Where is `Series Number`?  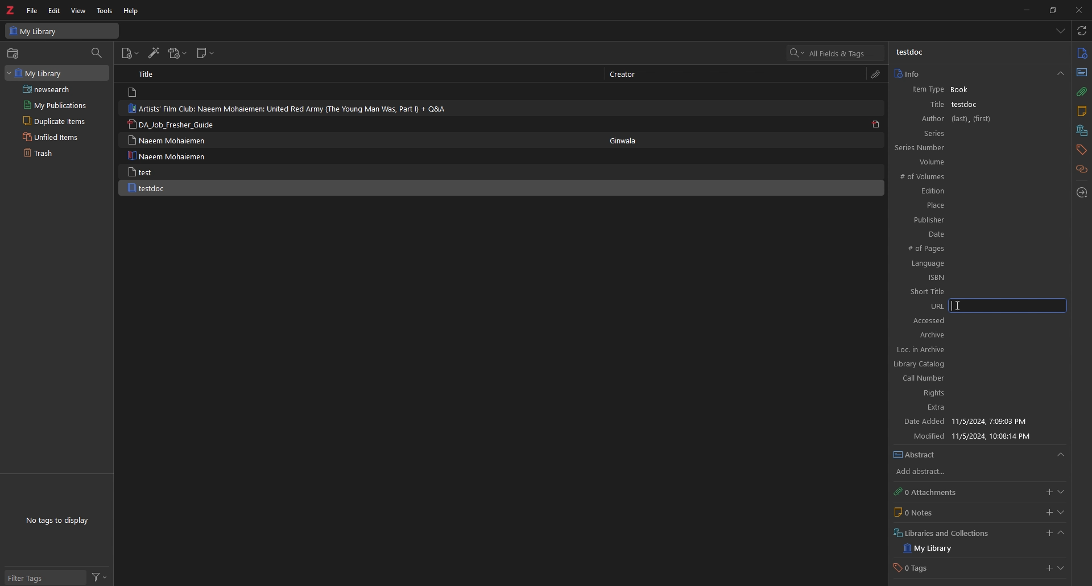
Series Number is located at coordinates (950, 148).